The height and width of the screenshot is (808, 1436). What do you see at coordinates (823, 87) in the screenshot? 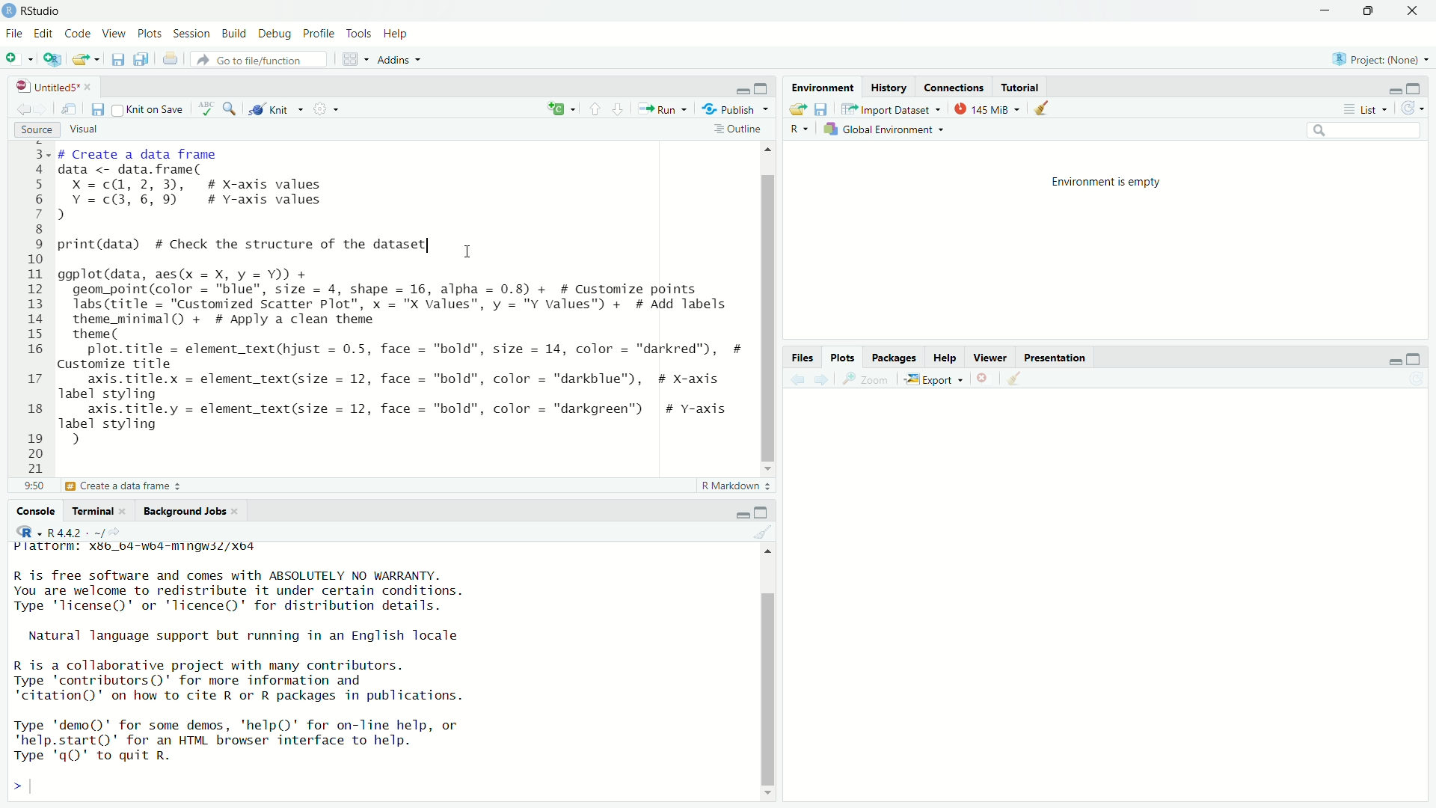
I see `Environment` at bounding box center [823, 87].